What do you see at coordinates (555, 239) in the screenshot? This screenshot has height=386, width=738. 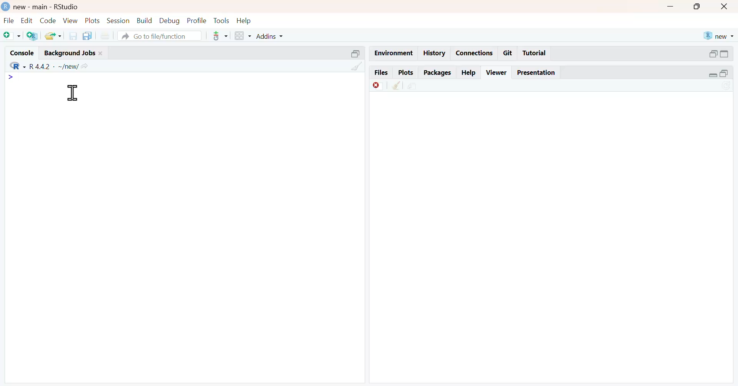 I see `empty area` at bounding box center [555, 239].